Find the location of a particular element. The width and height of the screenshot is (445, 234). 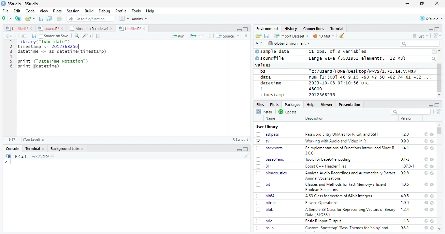

full screen is located at coordinates (437, 29).